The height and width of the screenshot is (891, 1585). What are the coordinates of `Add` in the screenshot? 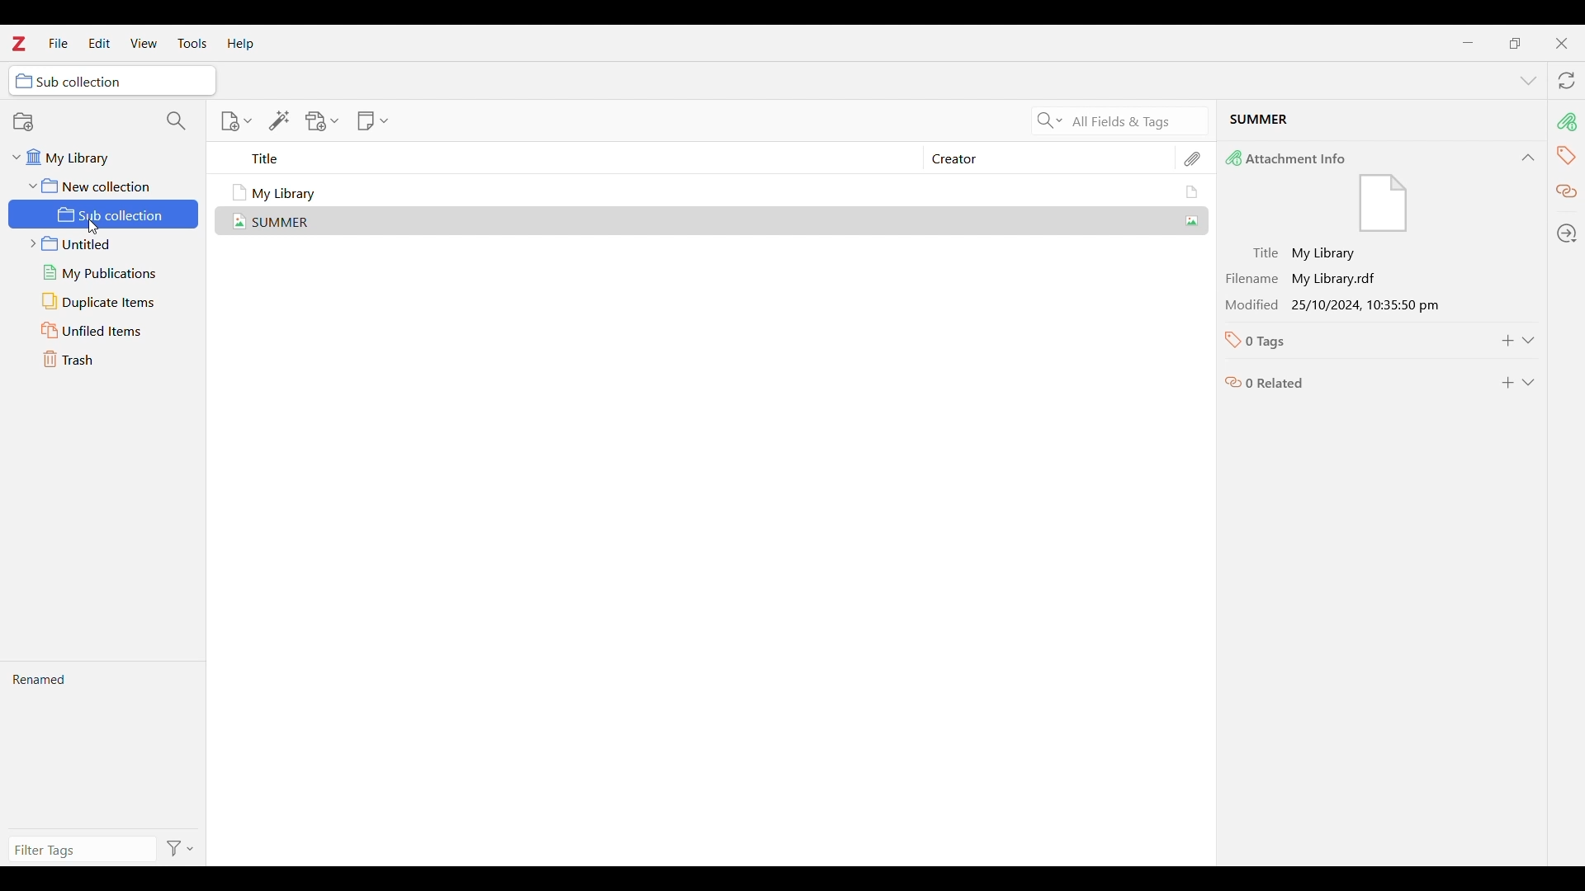 It's located at (1507, 383).